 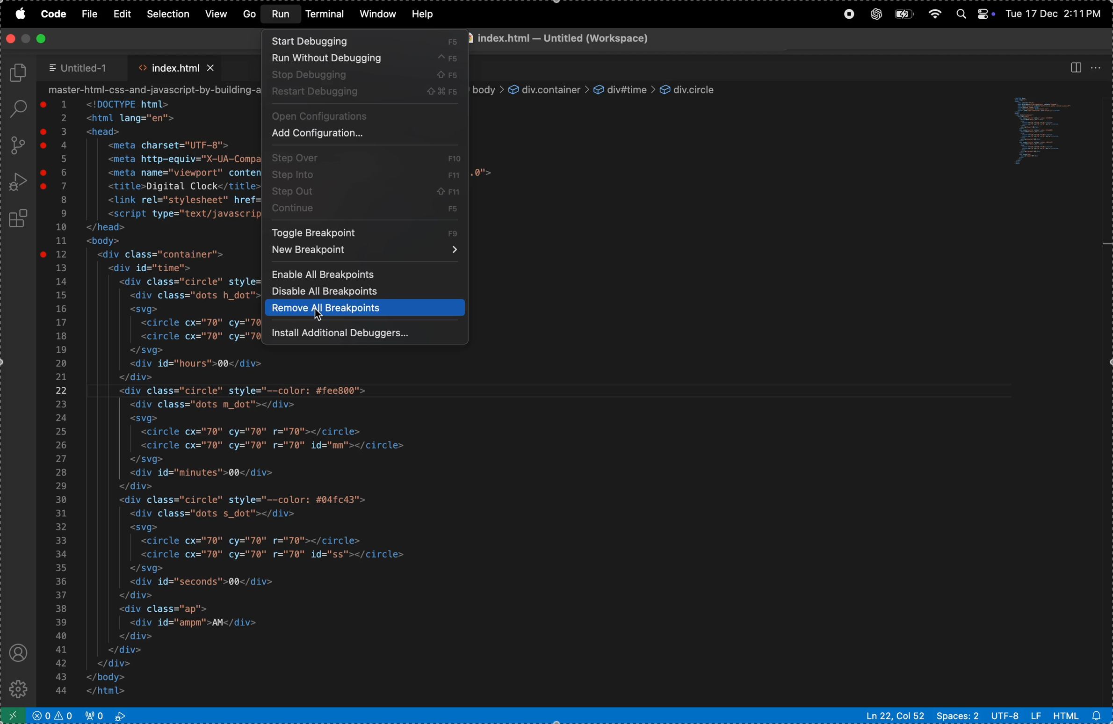 What do you see at coordinates (957, 715) in the screenshot?
I see `spaces 2` at bounding box center [957, 715].